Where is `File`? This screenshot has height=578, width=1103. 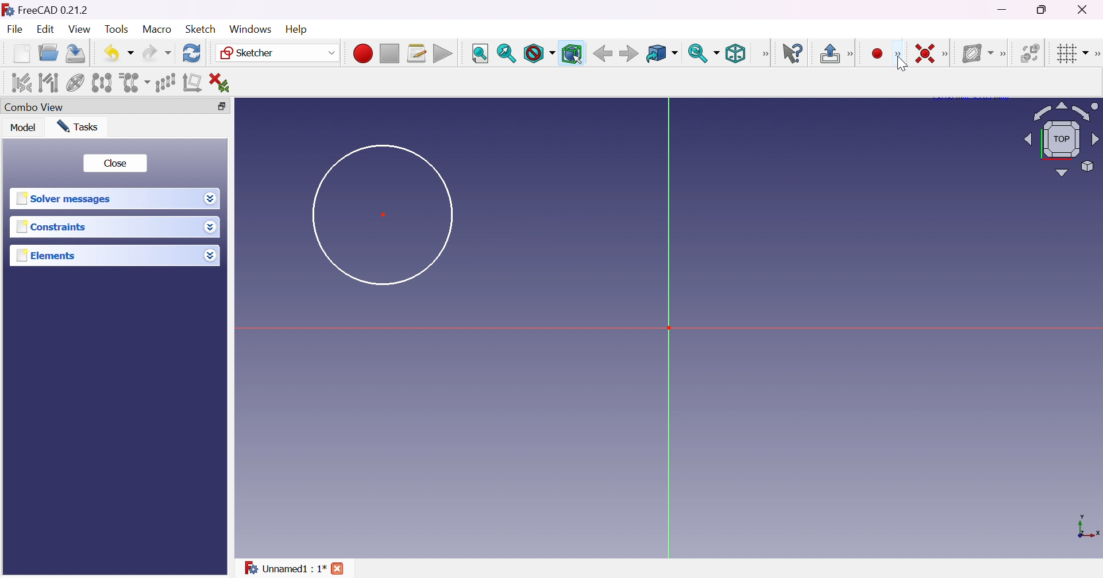
File is located at coordinates (16, 30).